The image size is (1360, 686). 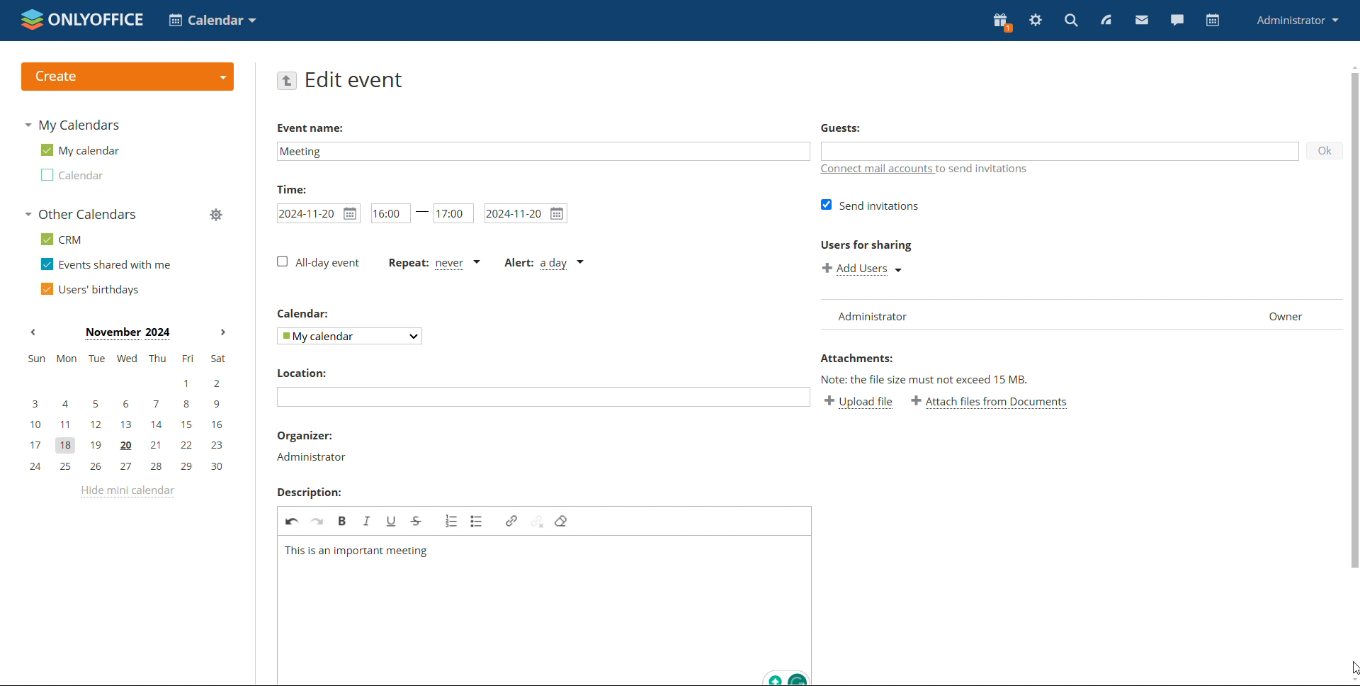 What do you see at coordinates (926, 381) in the screenshot?
I see `note: the file size must not exceed 15 mb` at bounding box center [926, 381].